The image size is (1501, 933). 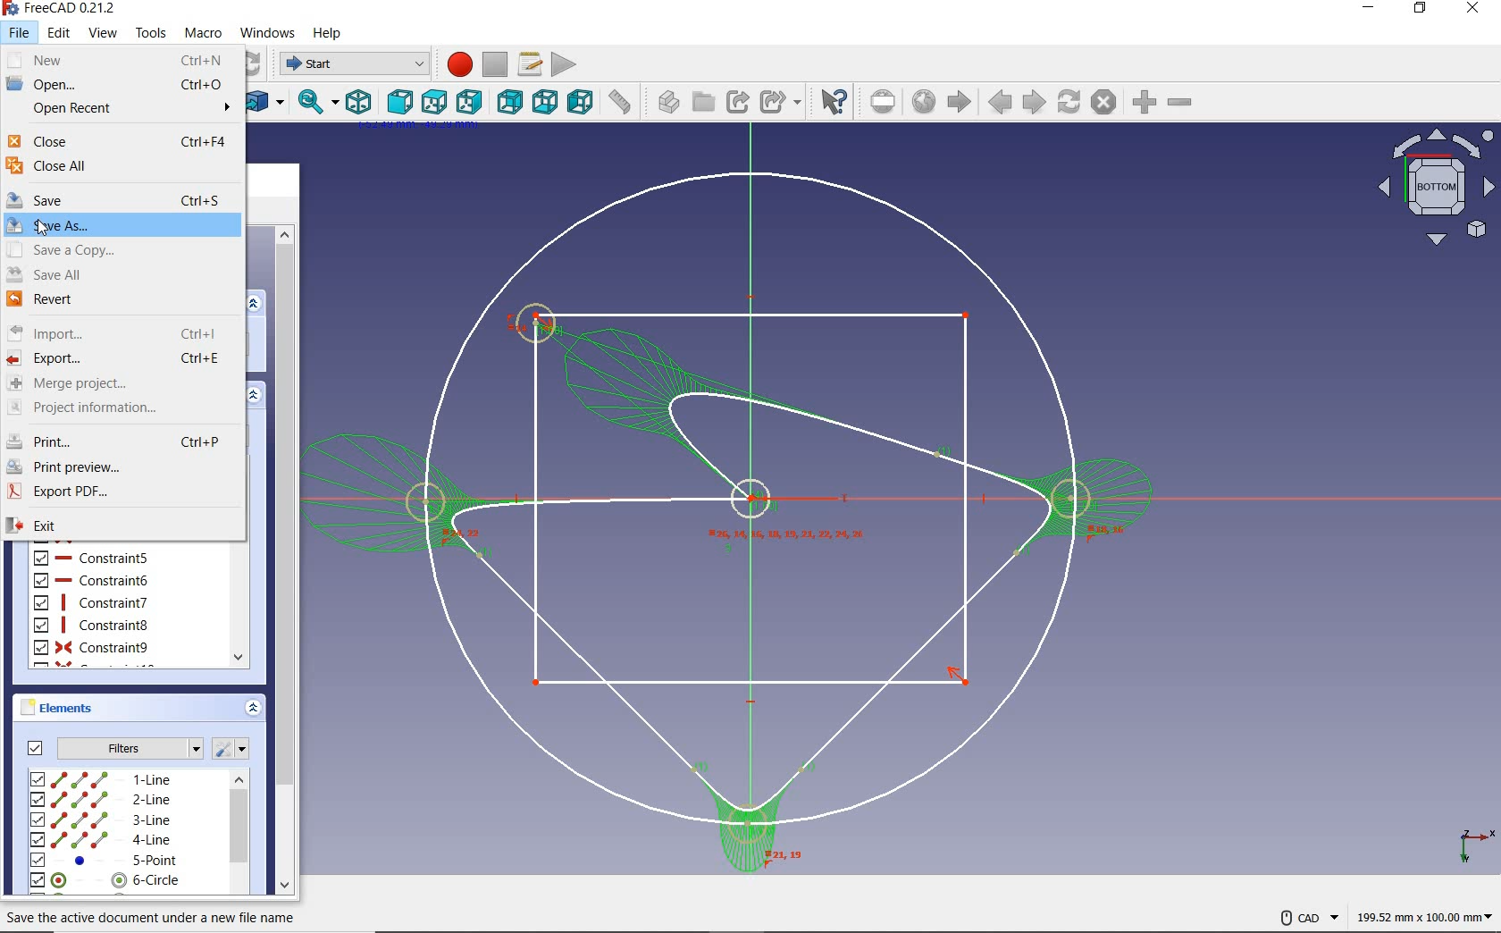 I want to click on constraint8, so click(x=92, y=625).